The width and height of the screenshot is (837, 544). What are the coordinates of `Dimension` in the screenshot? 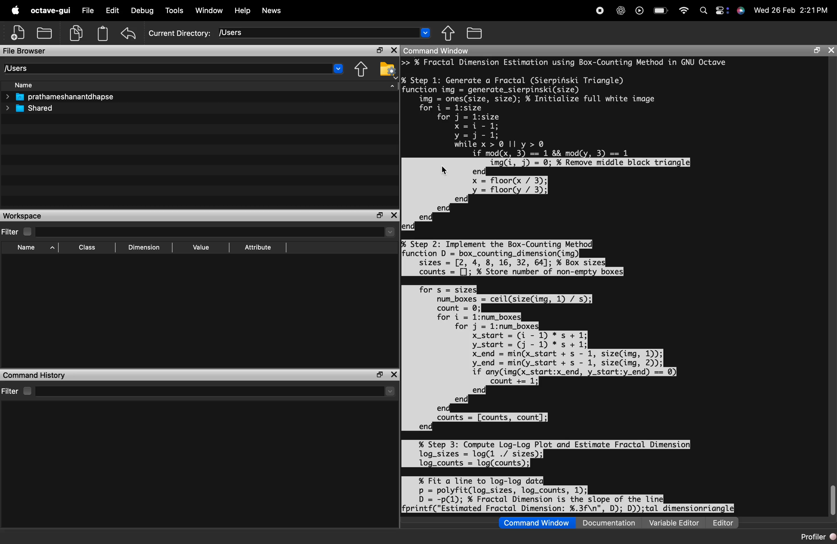 It's located at (146, 247).